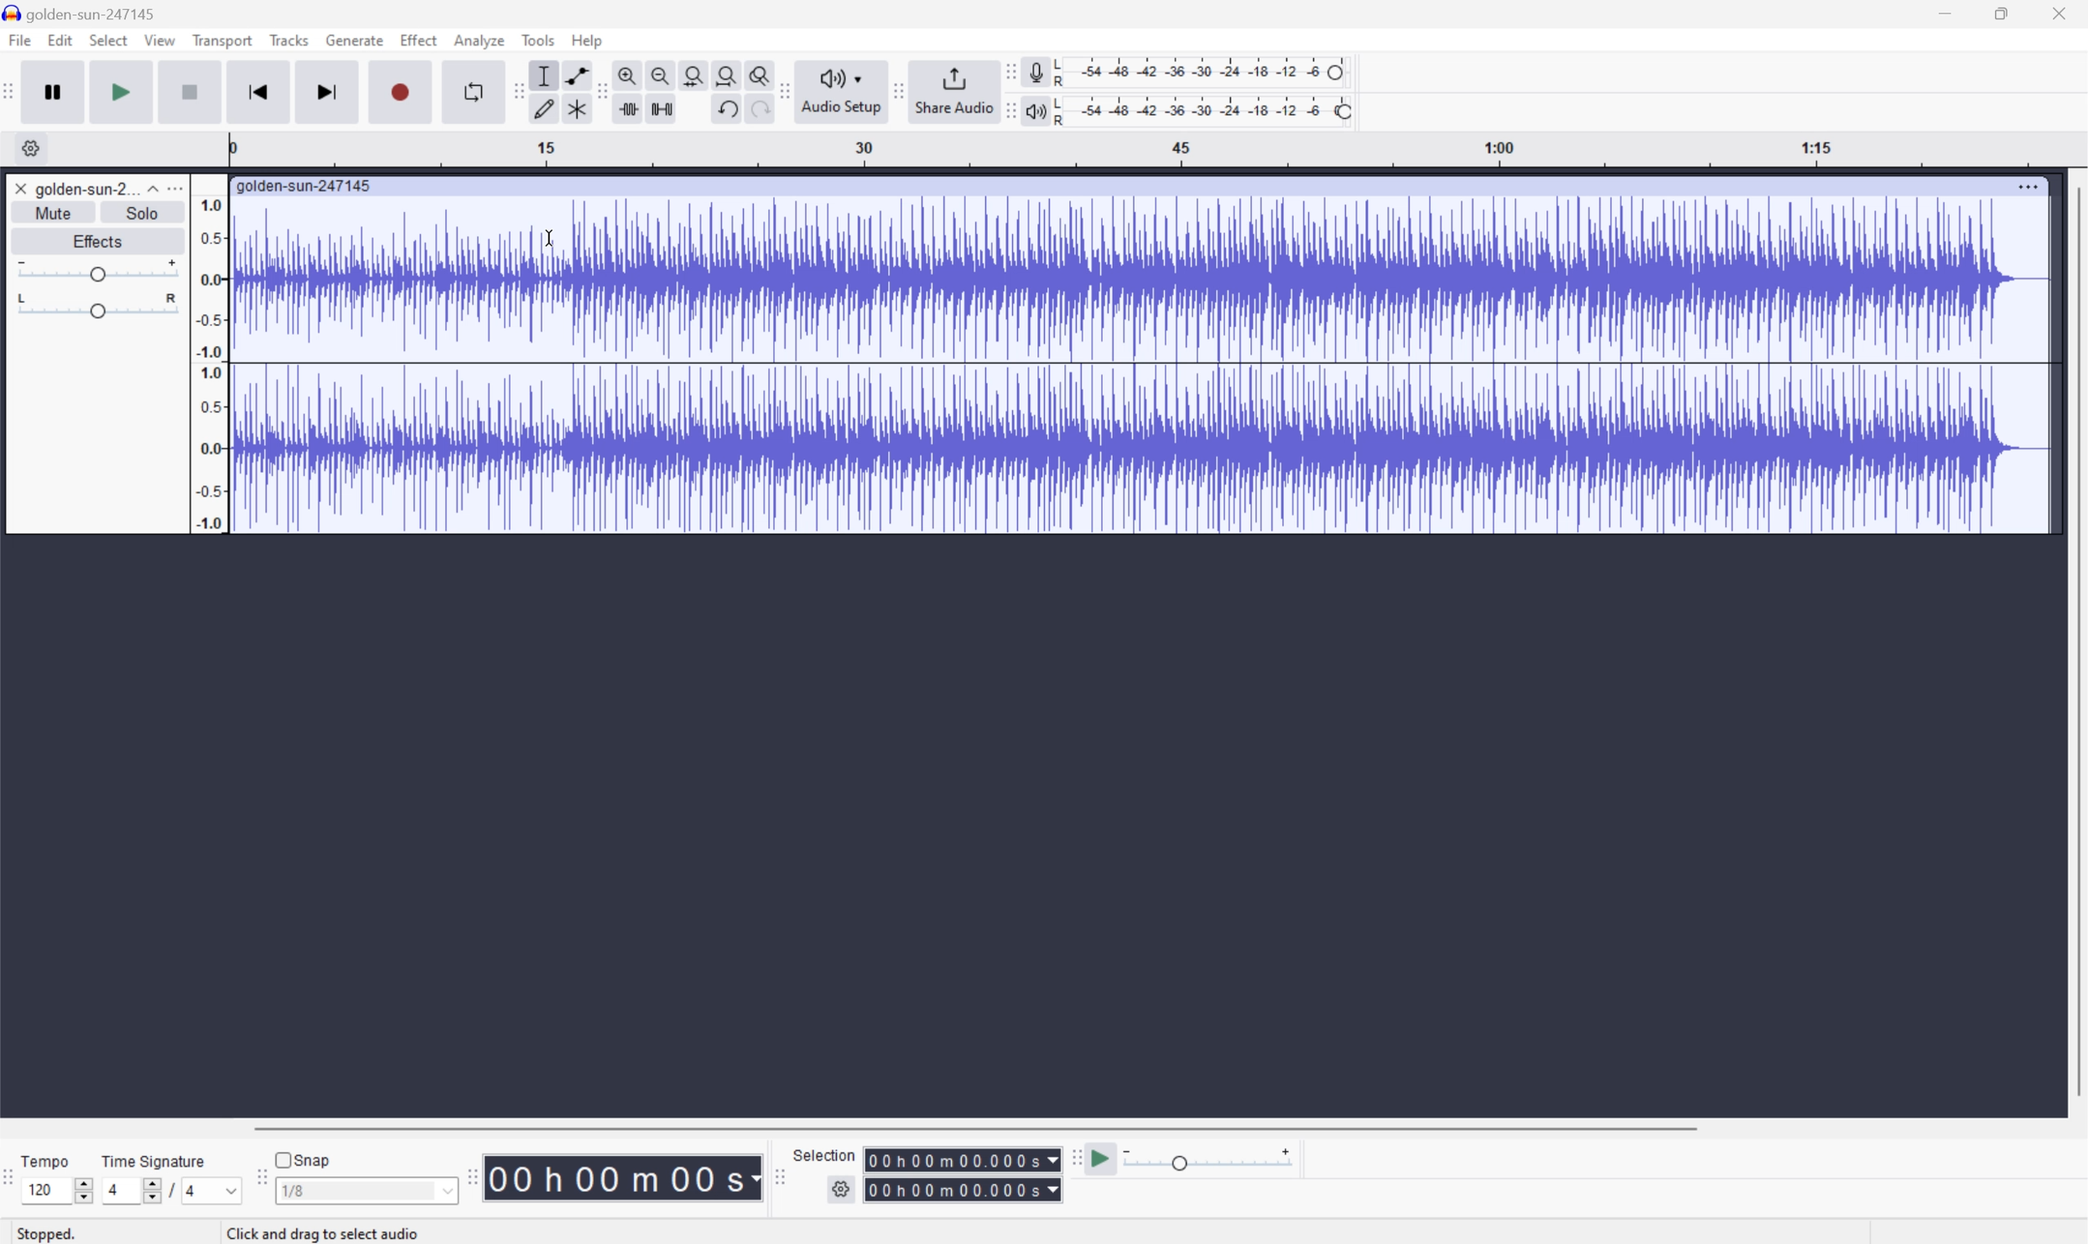  What do you see at coordinates (154, 1158) in the screenshot?
I see `Time signature` at bounding box center [154, 1158].